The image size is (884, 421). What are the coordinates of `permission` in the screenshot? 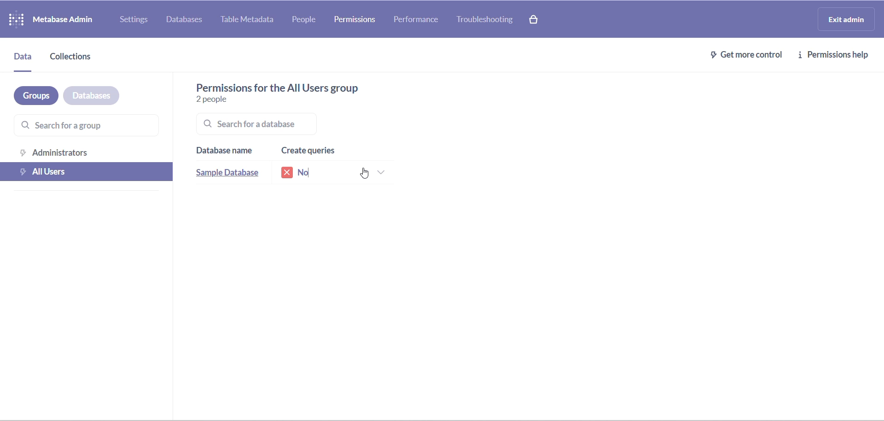 It's located at (355, 19).